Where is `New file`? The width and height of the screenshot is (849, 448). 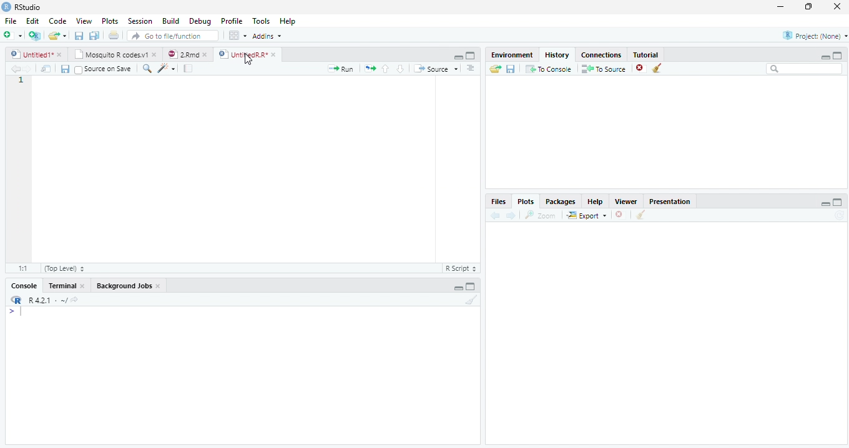 New file is located at coordinates (12, 35).